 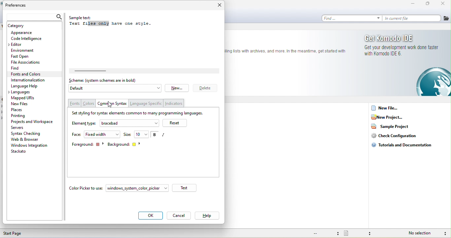 I want to click on close, so click(x=218, y=4).